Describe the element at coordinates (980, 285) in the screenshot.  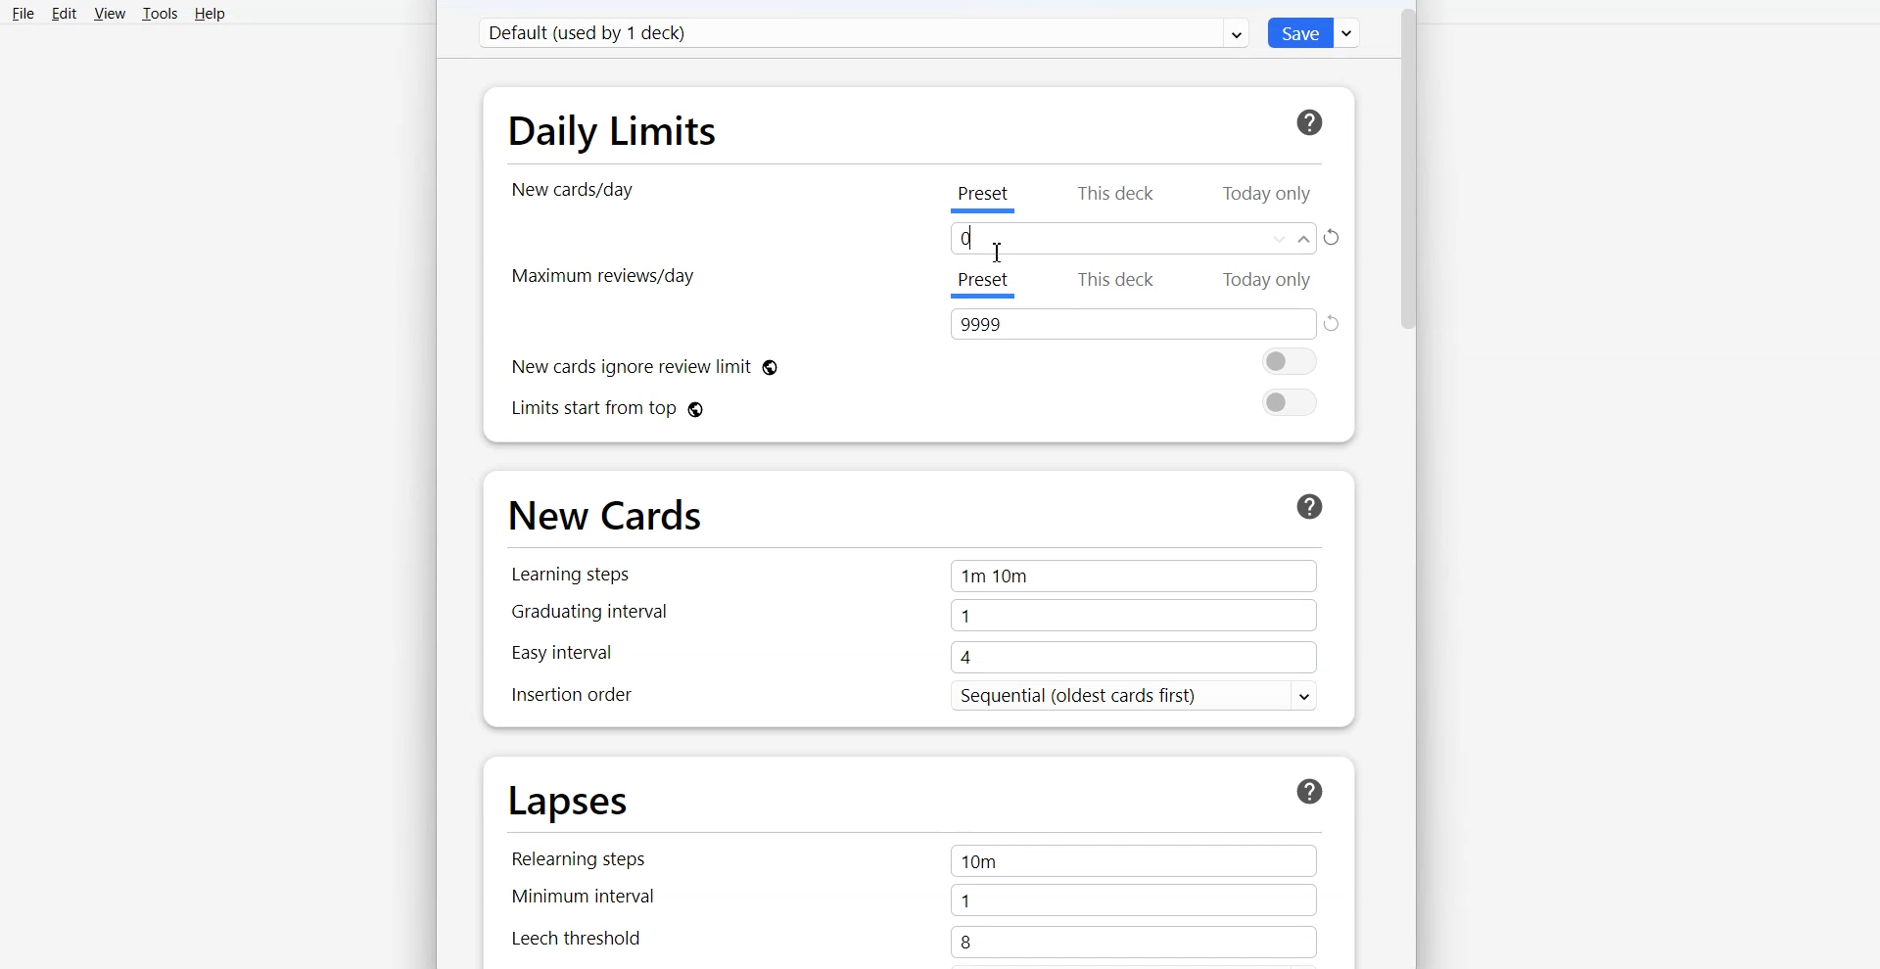
I see `Preset` at that location.